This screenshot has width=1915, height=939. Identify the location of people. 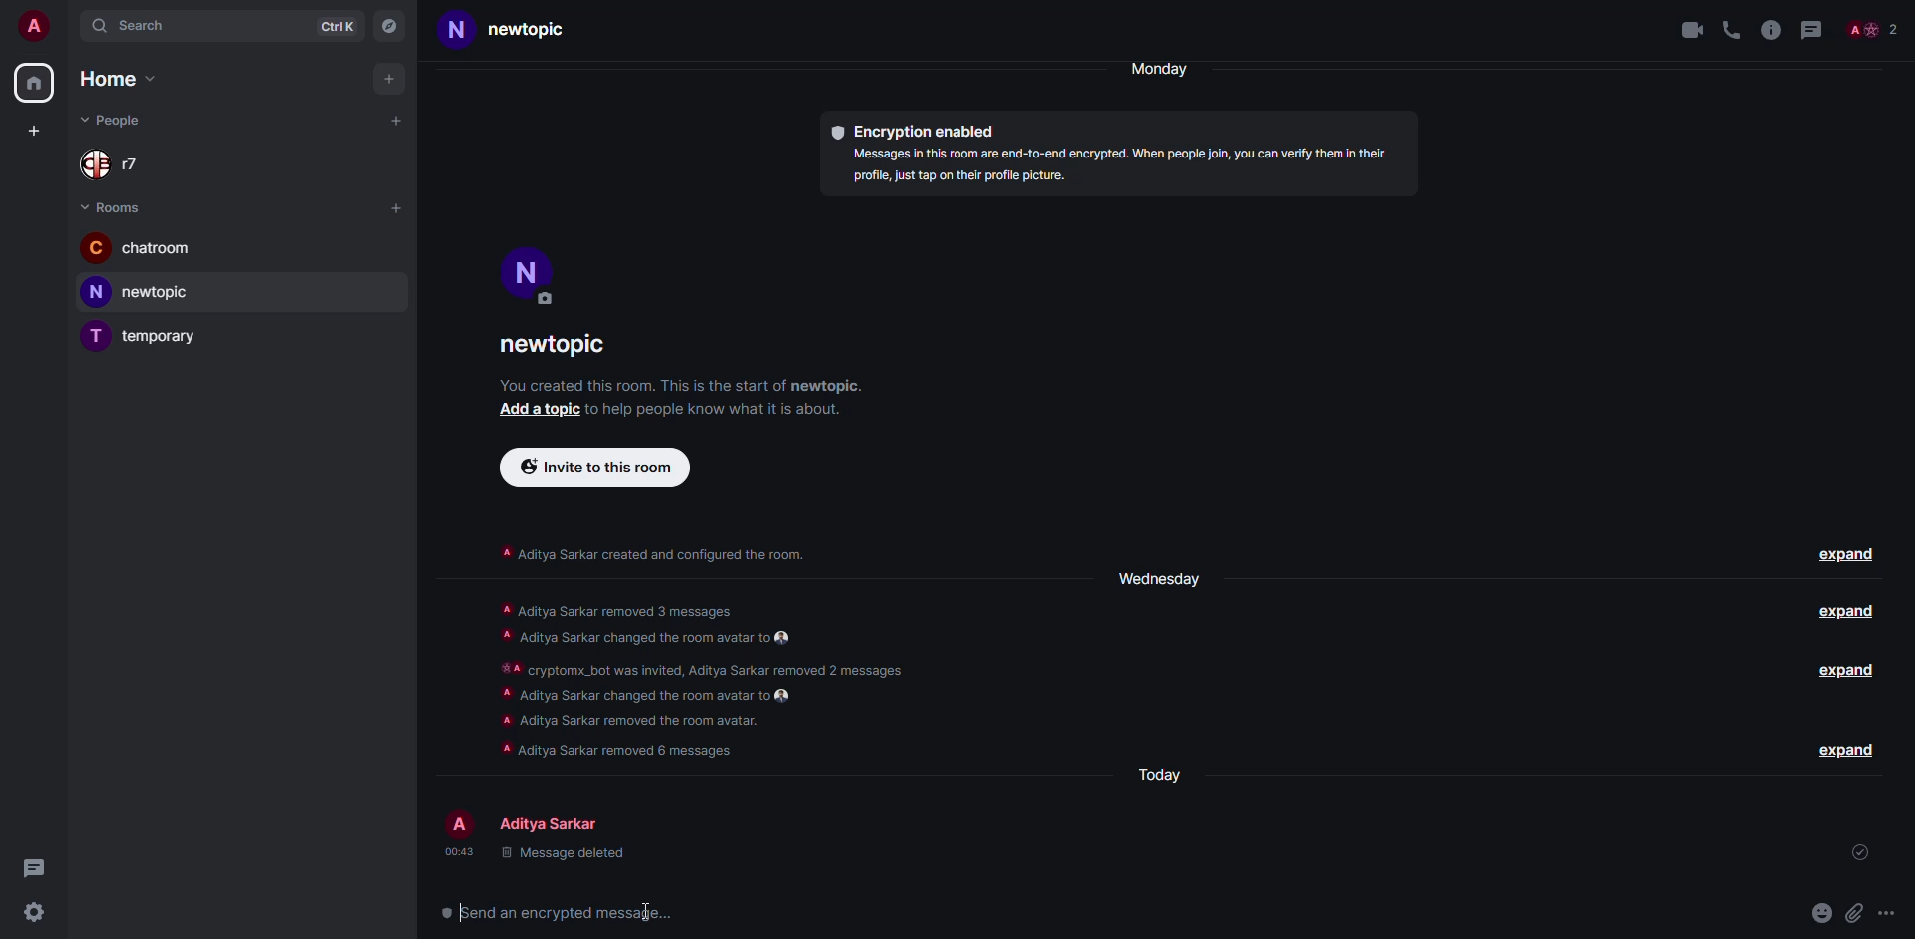
(120, 163).